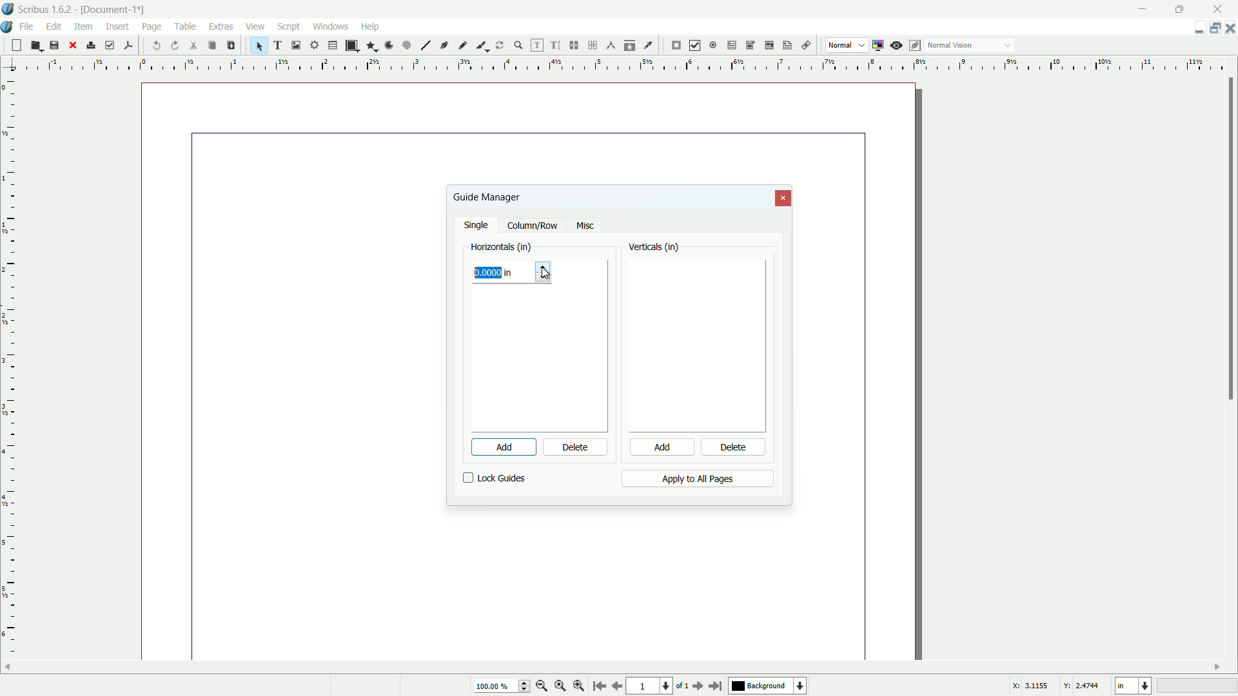 This screenshot has height=696, width=1238. I want to click on preflight verifier, so click(110, 46).